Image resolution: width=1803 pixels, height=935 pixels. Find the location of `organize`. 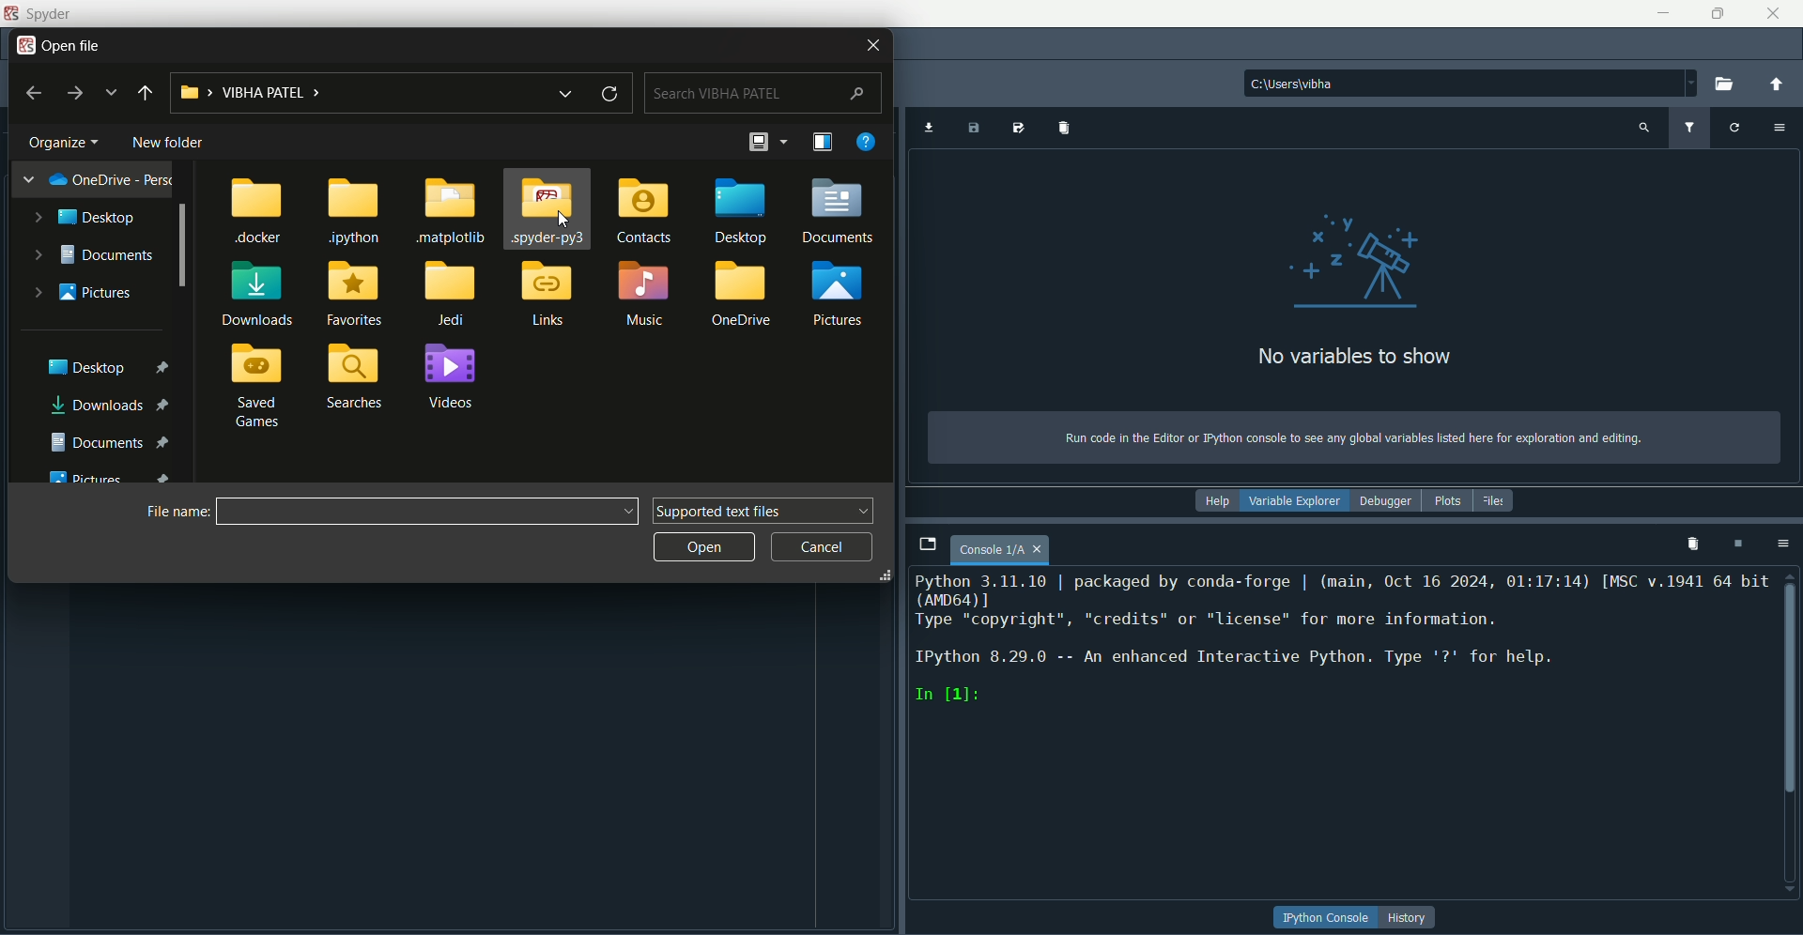

organize is located at coordinates (67, 141).